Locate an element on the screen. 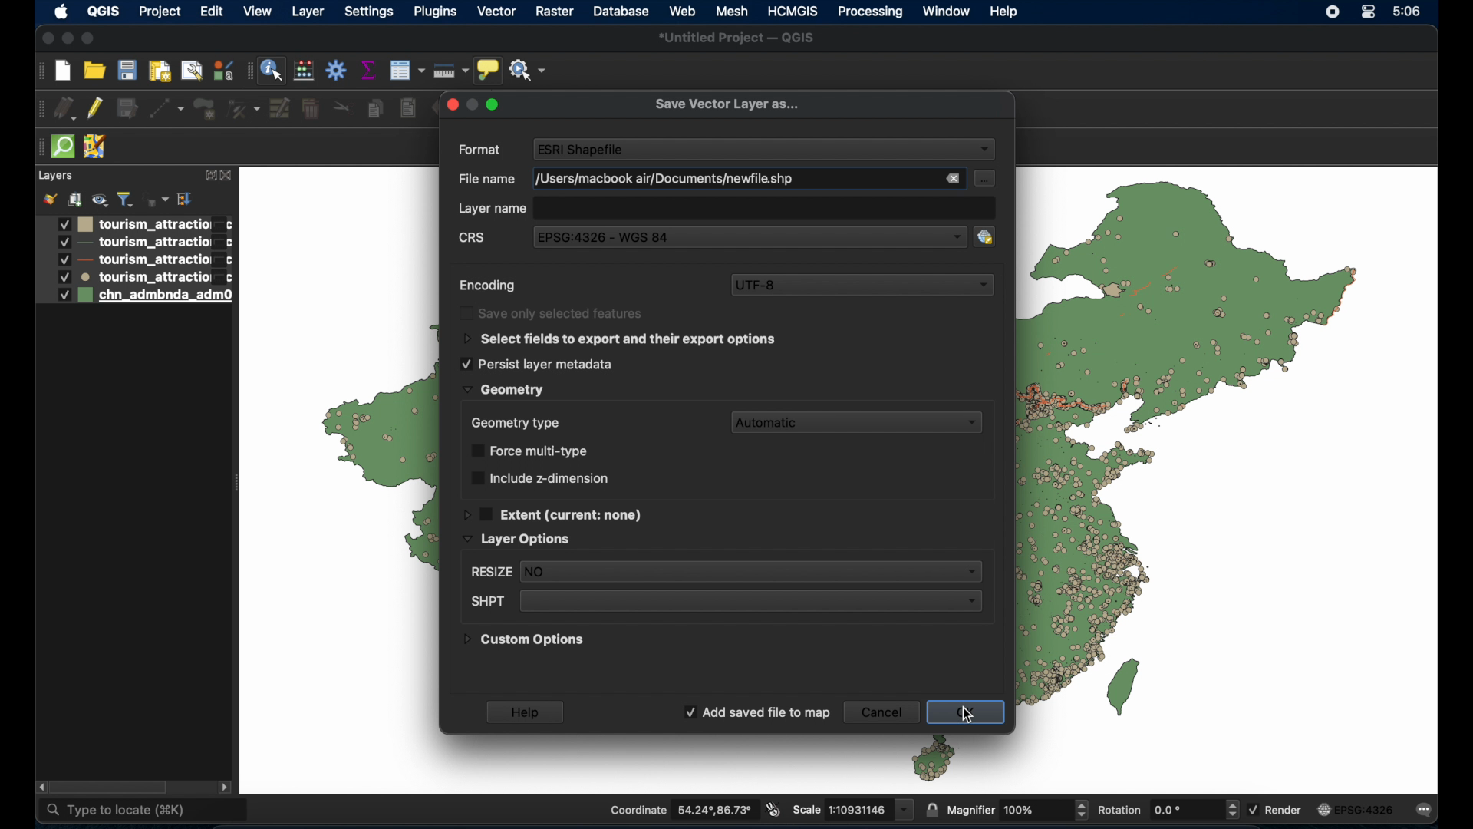 The height and width of the screenshot is (829, 1473). crs is located at coordinates (473, 239).